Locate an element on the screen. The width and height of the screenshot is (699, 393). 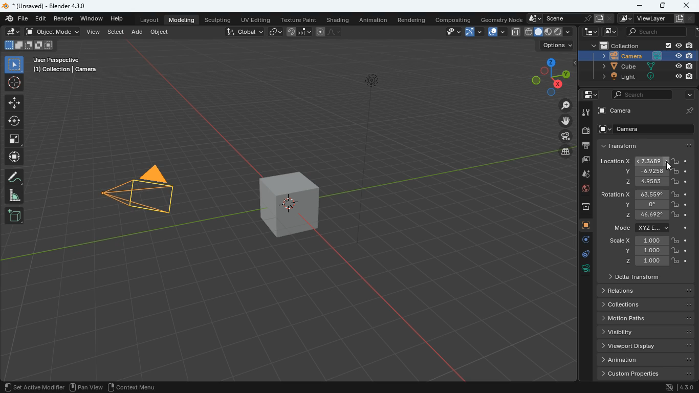
viewport display is located at coordinates (643, 345).